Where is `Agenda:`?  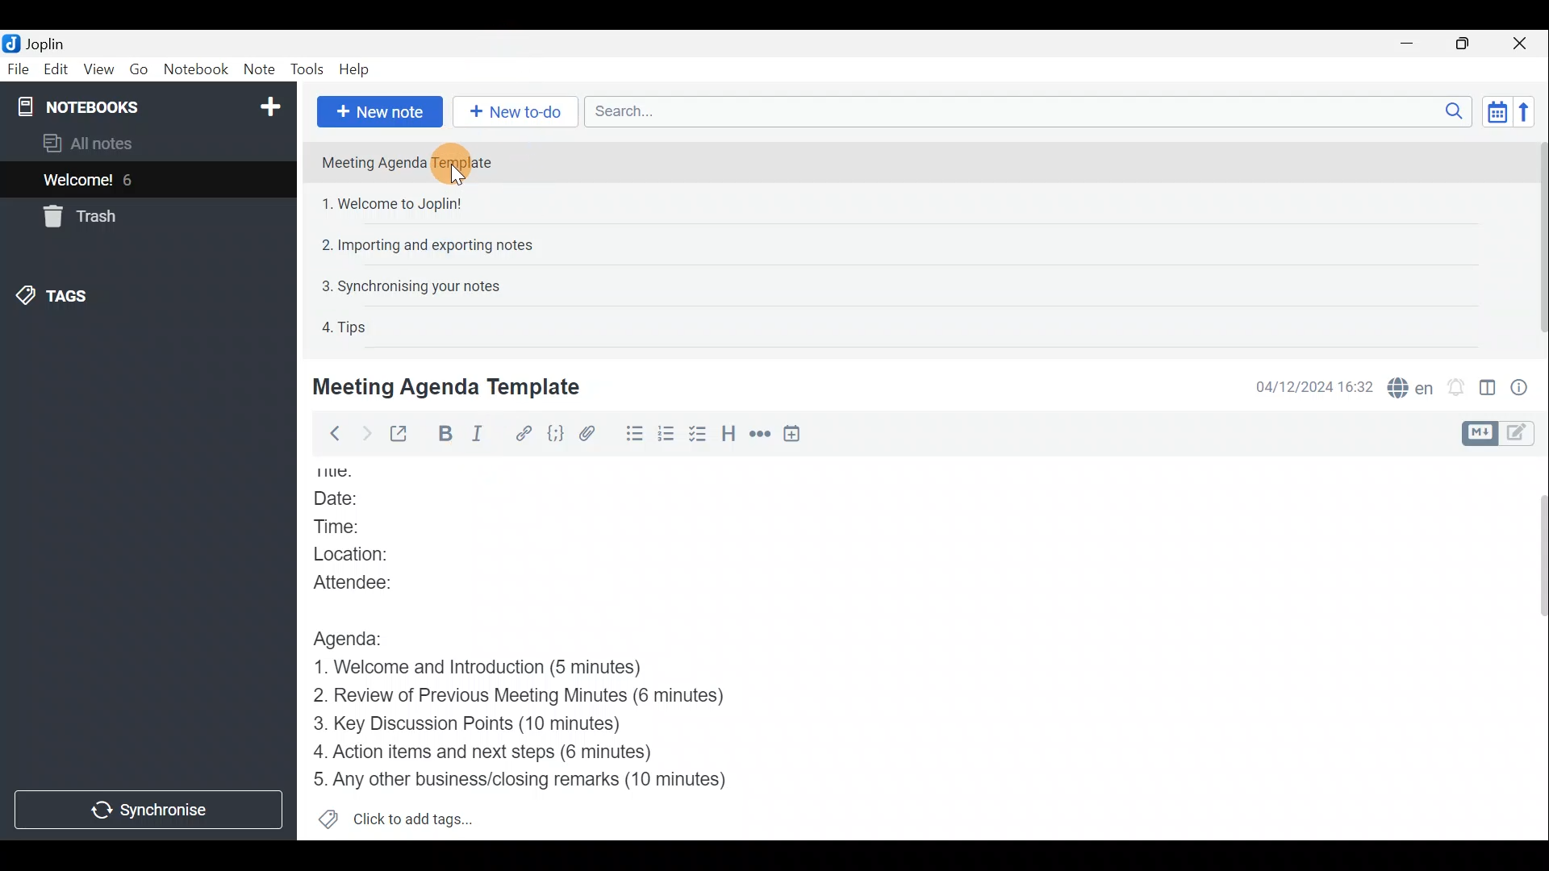 Agenda: is located at coordinates (359, 636).